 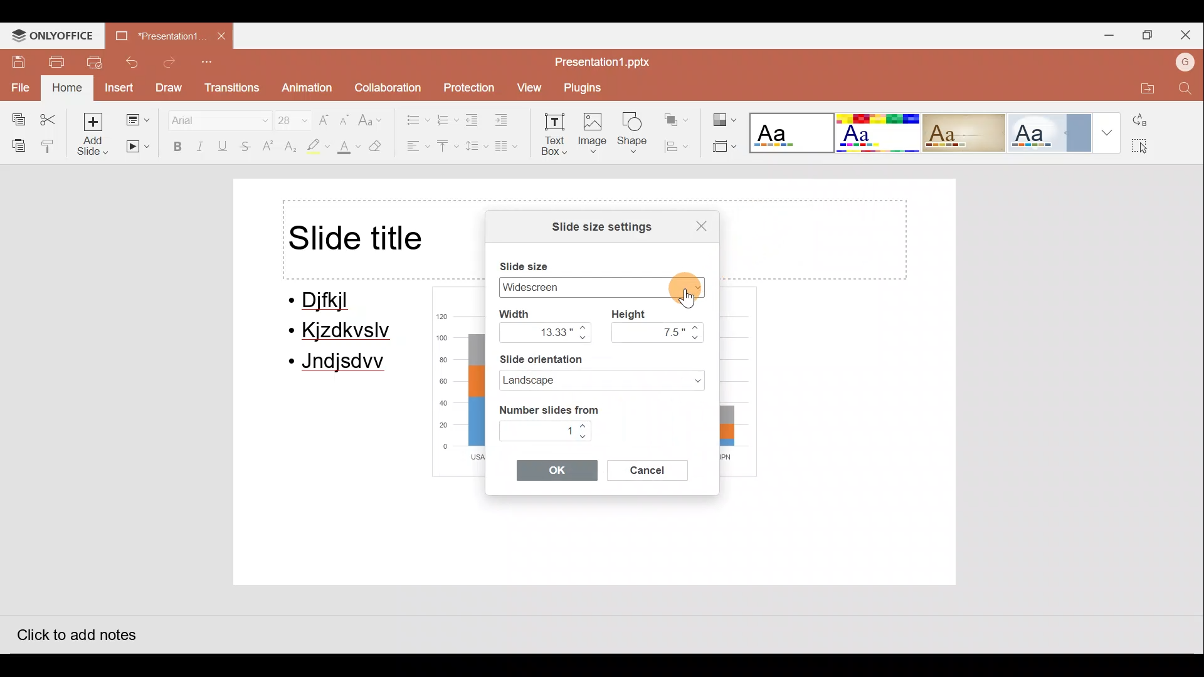 What do you see at coordinates (138, 147) in the screenshot?
I see `Start slideshow` at bounding box center [138, 147].